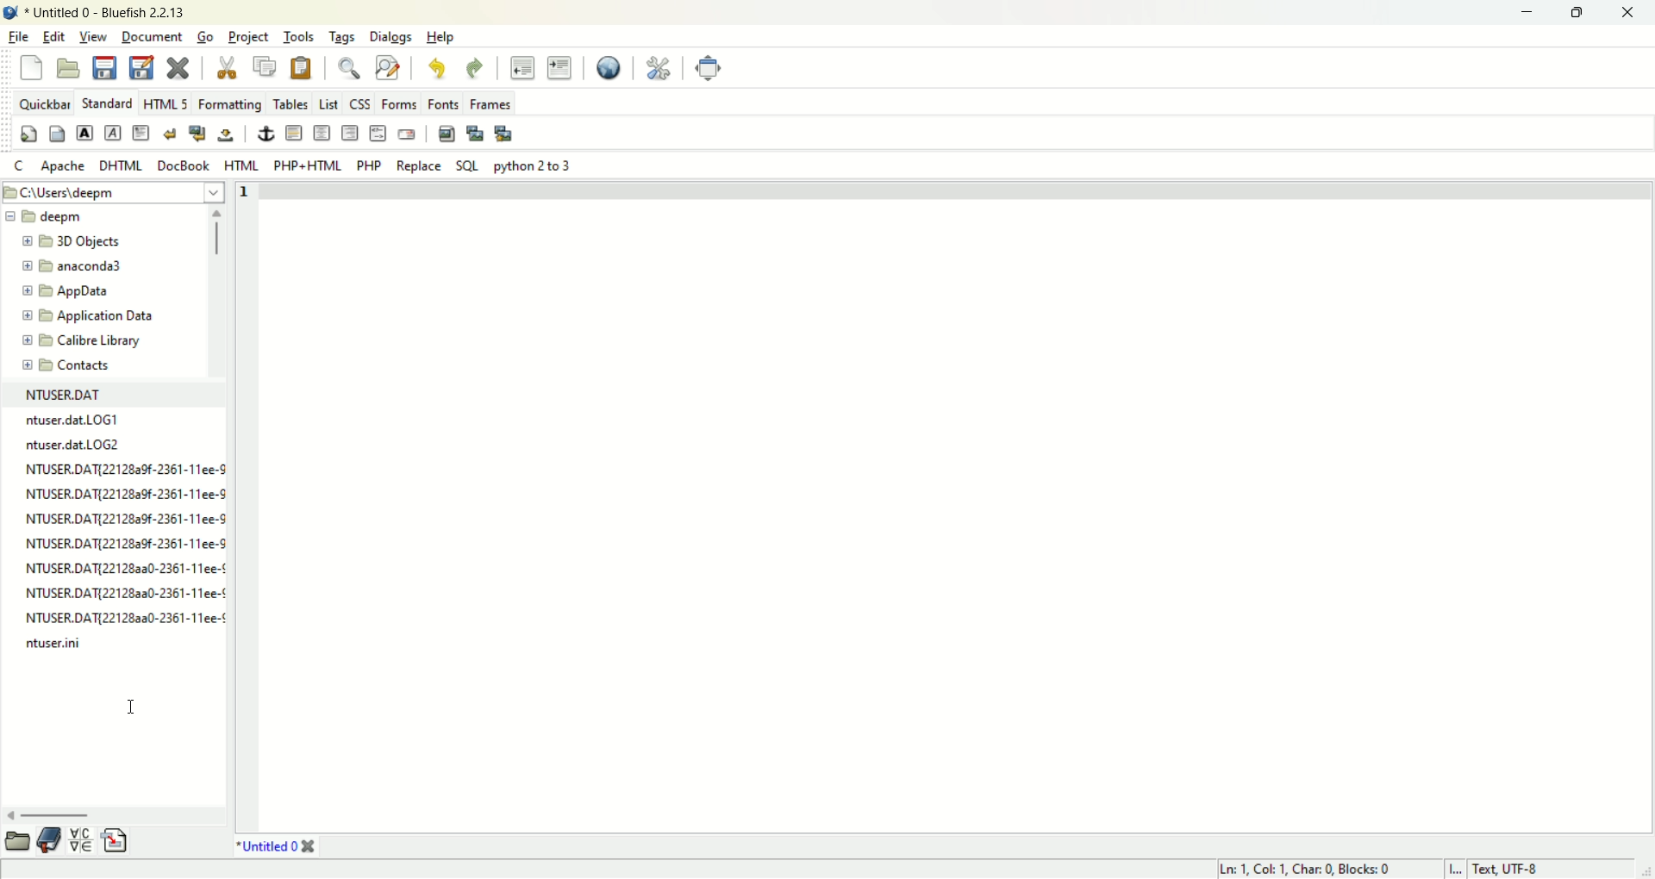 This screenshot has height=879, width=1655. Describe the element at coordinates (65, 396) in the screenshot. I see `NTUSER.DAT` at that location.